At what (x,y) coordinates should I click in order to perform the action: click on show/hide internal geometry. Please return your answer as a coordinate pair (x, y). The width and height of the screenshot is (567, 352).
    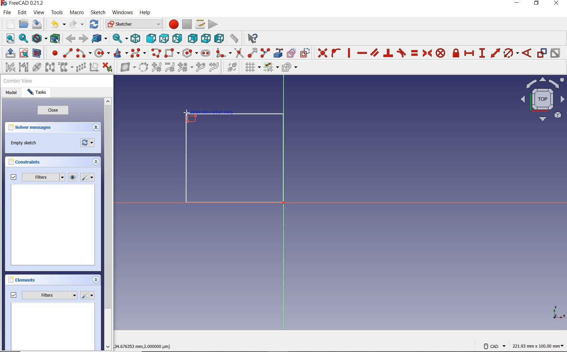
    Looking at the image, I should click on (37, 68).